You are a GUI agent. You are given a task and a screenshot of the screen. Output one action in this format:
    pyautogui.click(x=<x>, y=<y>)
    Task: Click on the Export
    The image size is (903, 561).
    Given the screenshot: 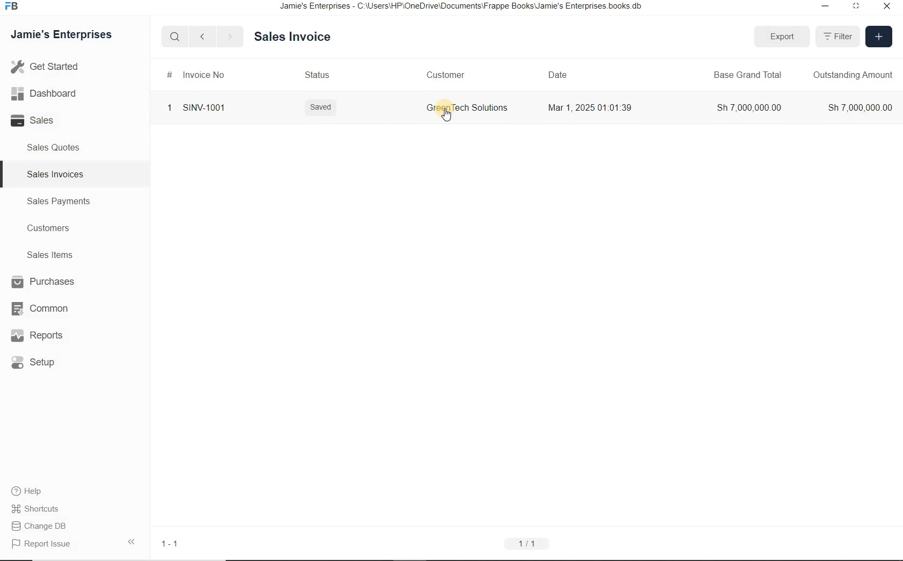 What is the action you would take?
    pyautogui.click(x=783, y=37)
    